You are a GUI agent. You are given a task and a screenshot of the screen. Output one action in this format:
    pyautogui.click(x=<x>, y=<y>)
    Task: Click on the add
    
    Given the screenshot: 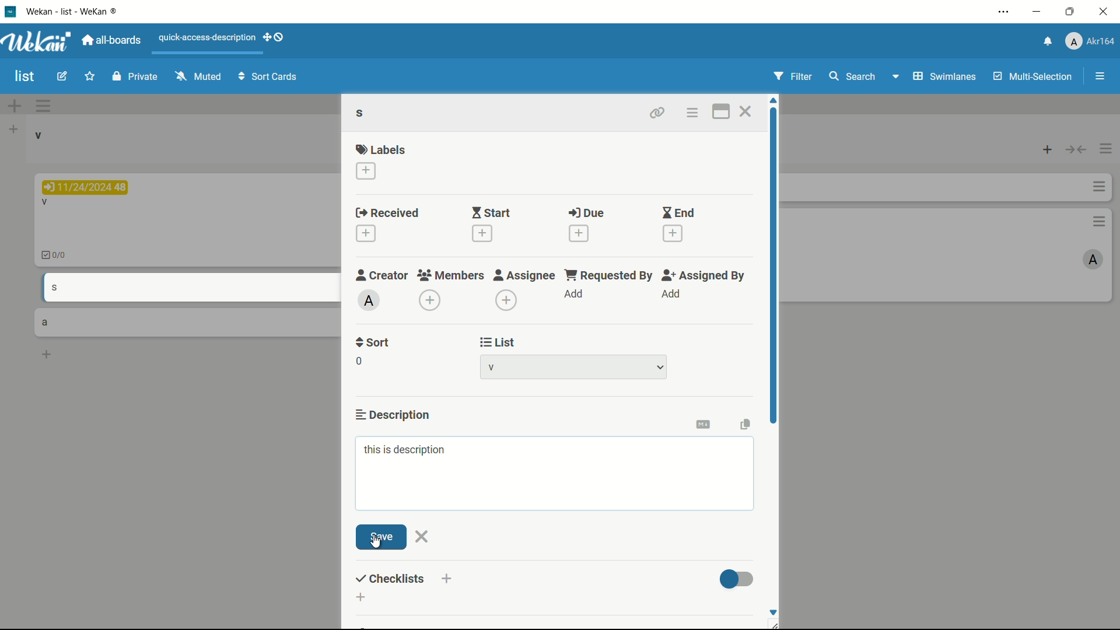 What is the action you would take?
    pyautogui.click(x=362, y=598)
    